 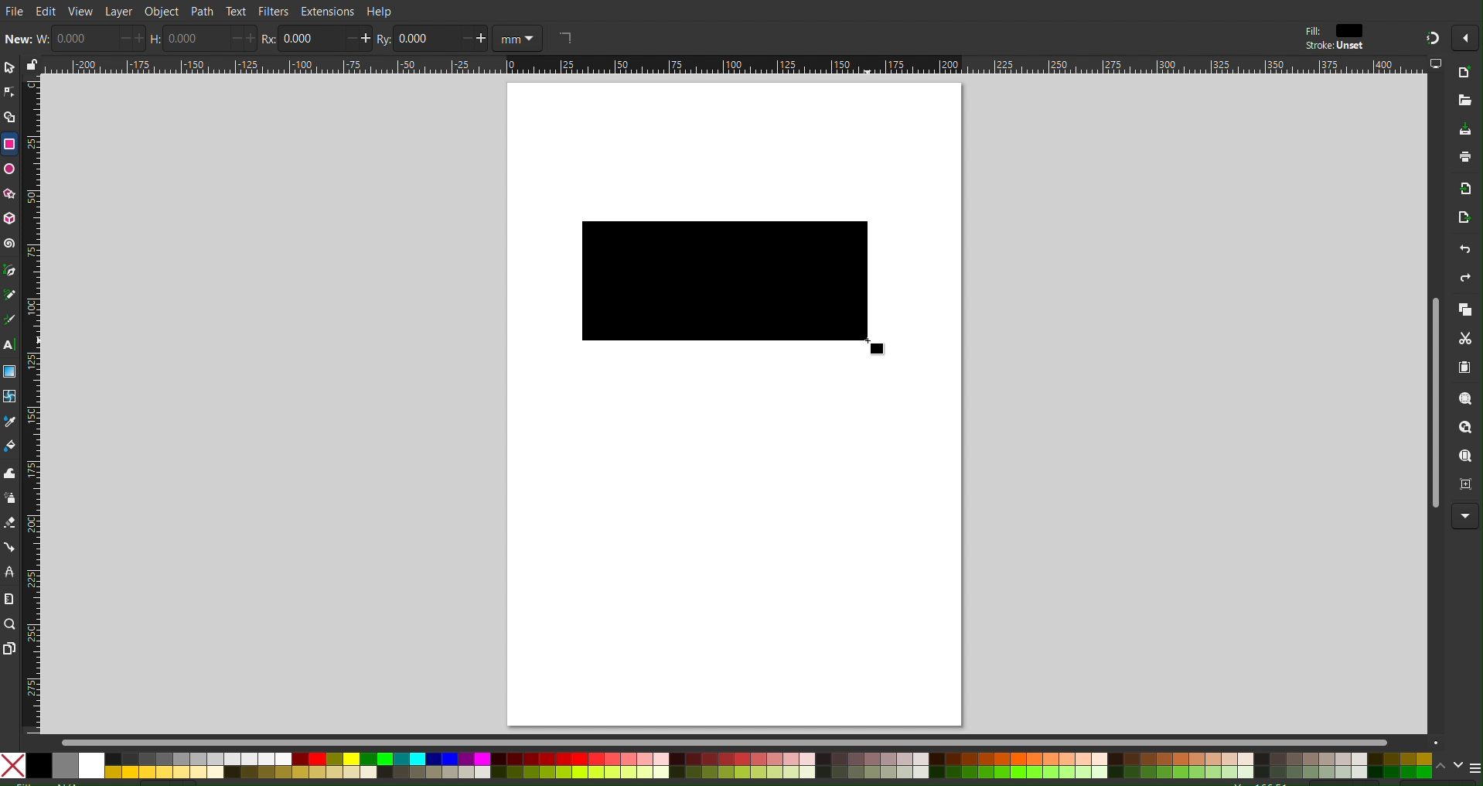 I want to click on increase/decrease, so click(x=244, y=39).